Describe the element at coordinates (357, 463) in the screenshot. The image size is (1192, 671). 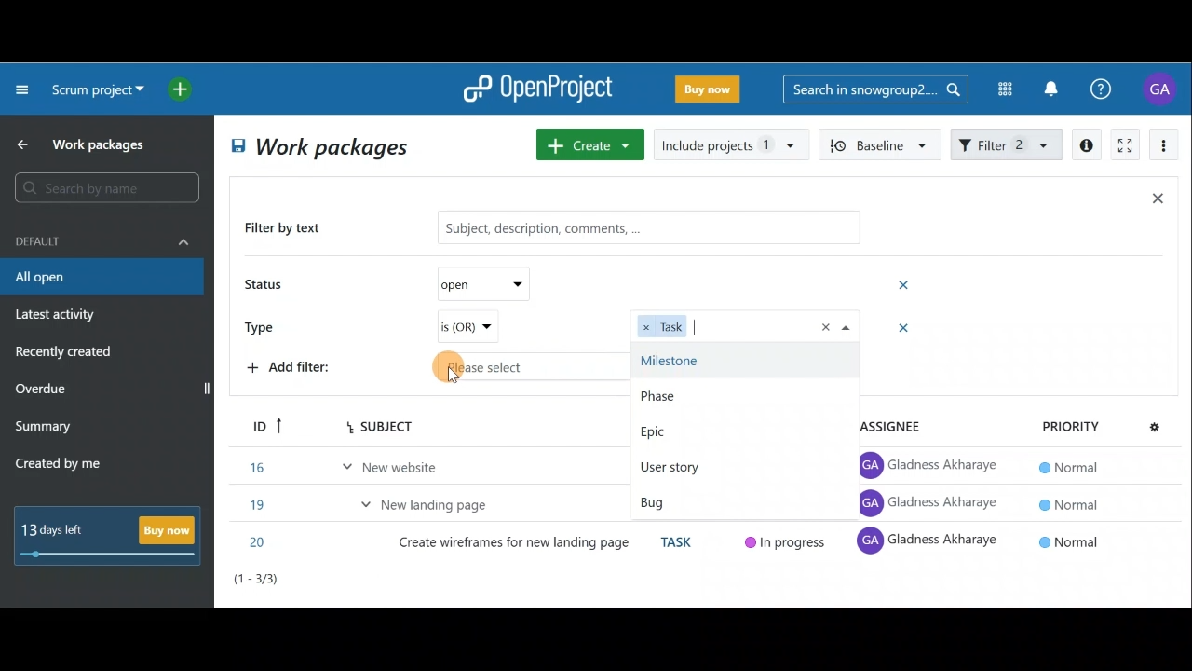
I see `Item 14` at that location.